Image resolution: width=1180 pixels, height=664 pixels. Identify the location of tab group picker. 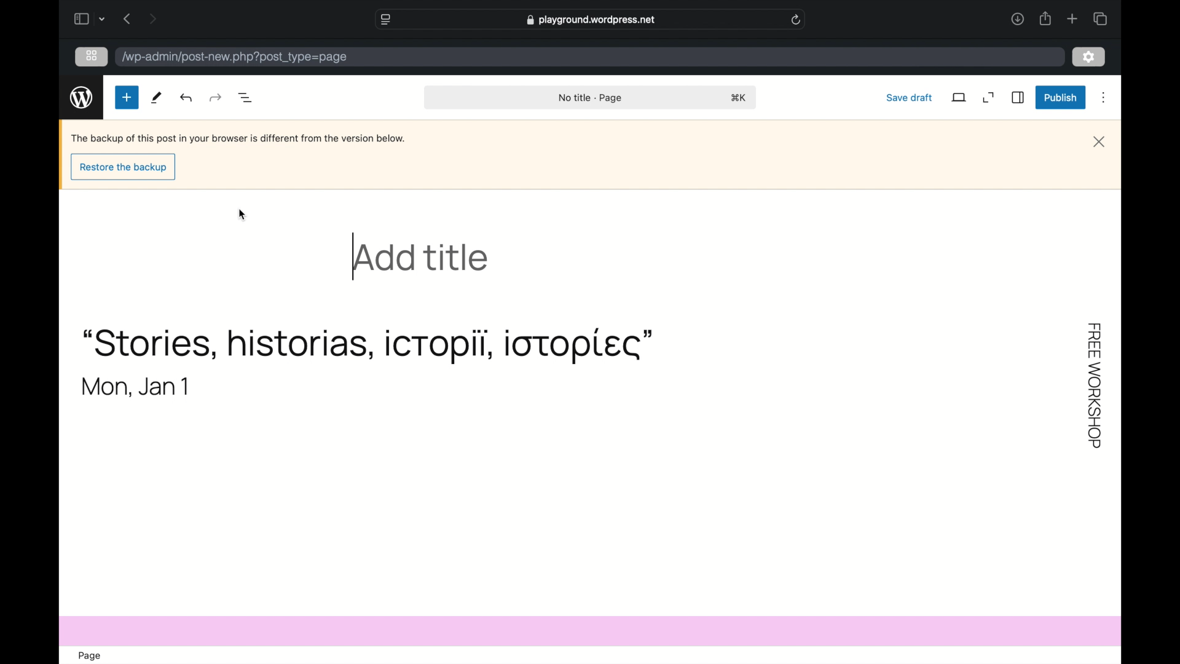
(103, 19).